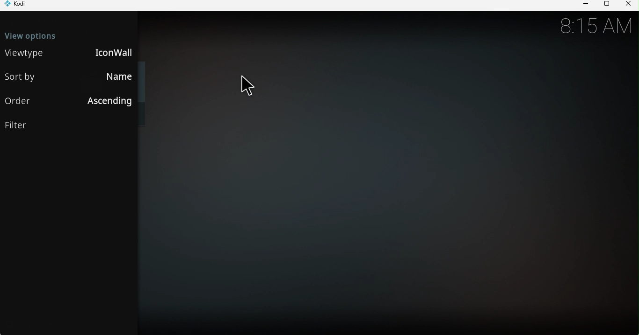 This screenshot has height=335, width=639. Describe the element at coordinates (107, 102) in the screenshot. I see `Ascending` at that location.